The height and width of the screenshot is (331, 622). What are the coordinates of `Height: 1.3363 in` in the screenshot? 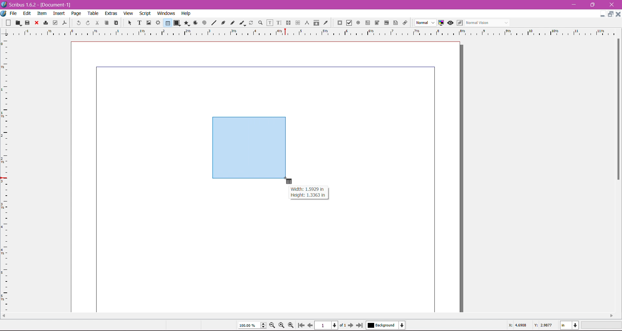 It's located at (306, 196).